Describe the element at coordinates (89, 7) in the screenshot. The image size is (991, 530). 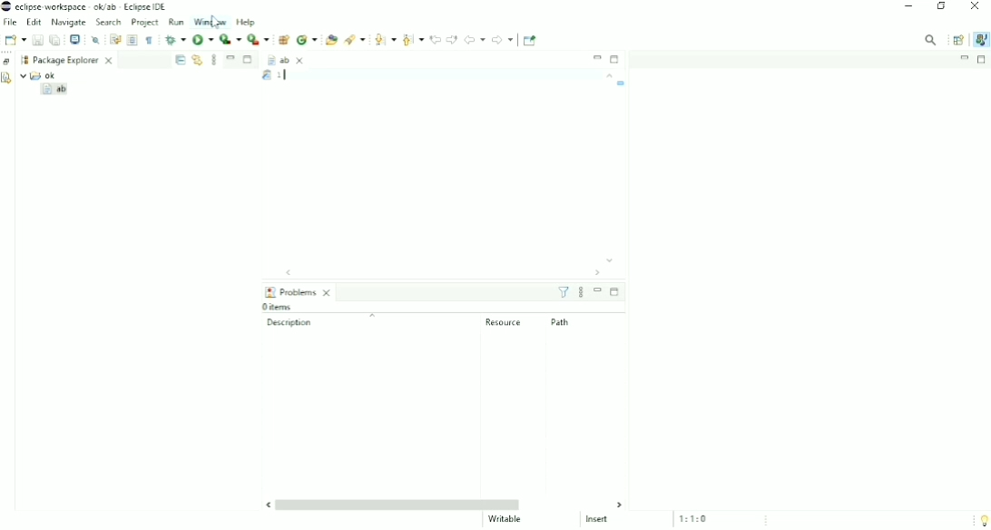
I see `Title` at that location.